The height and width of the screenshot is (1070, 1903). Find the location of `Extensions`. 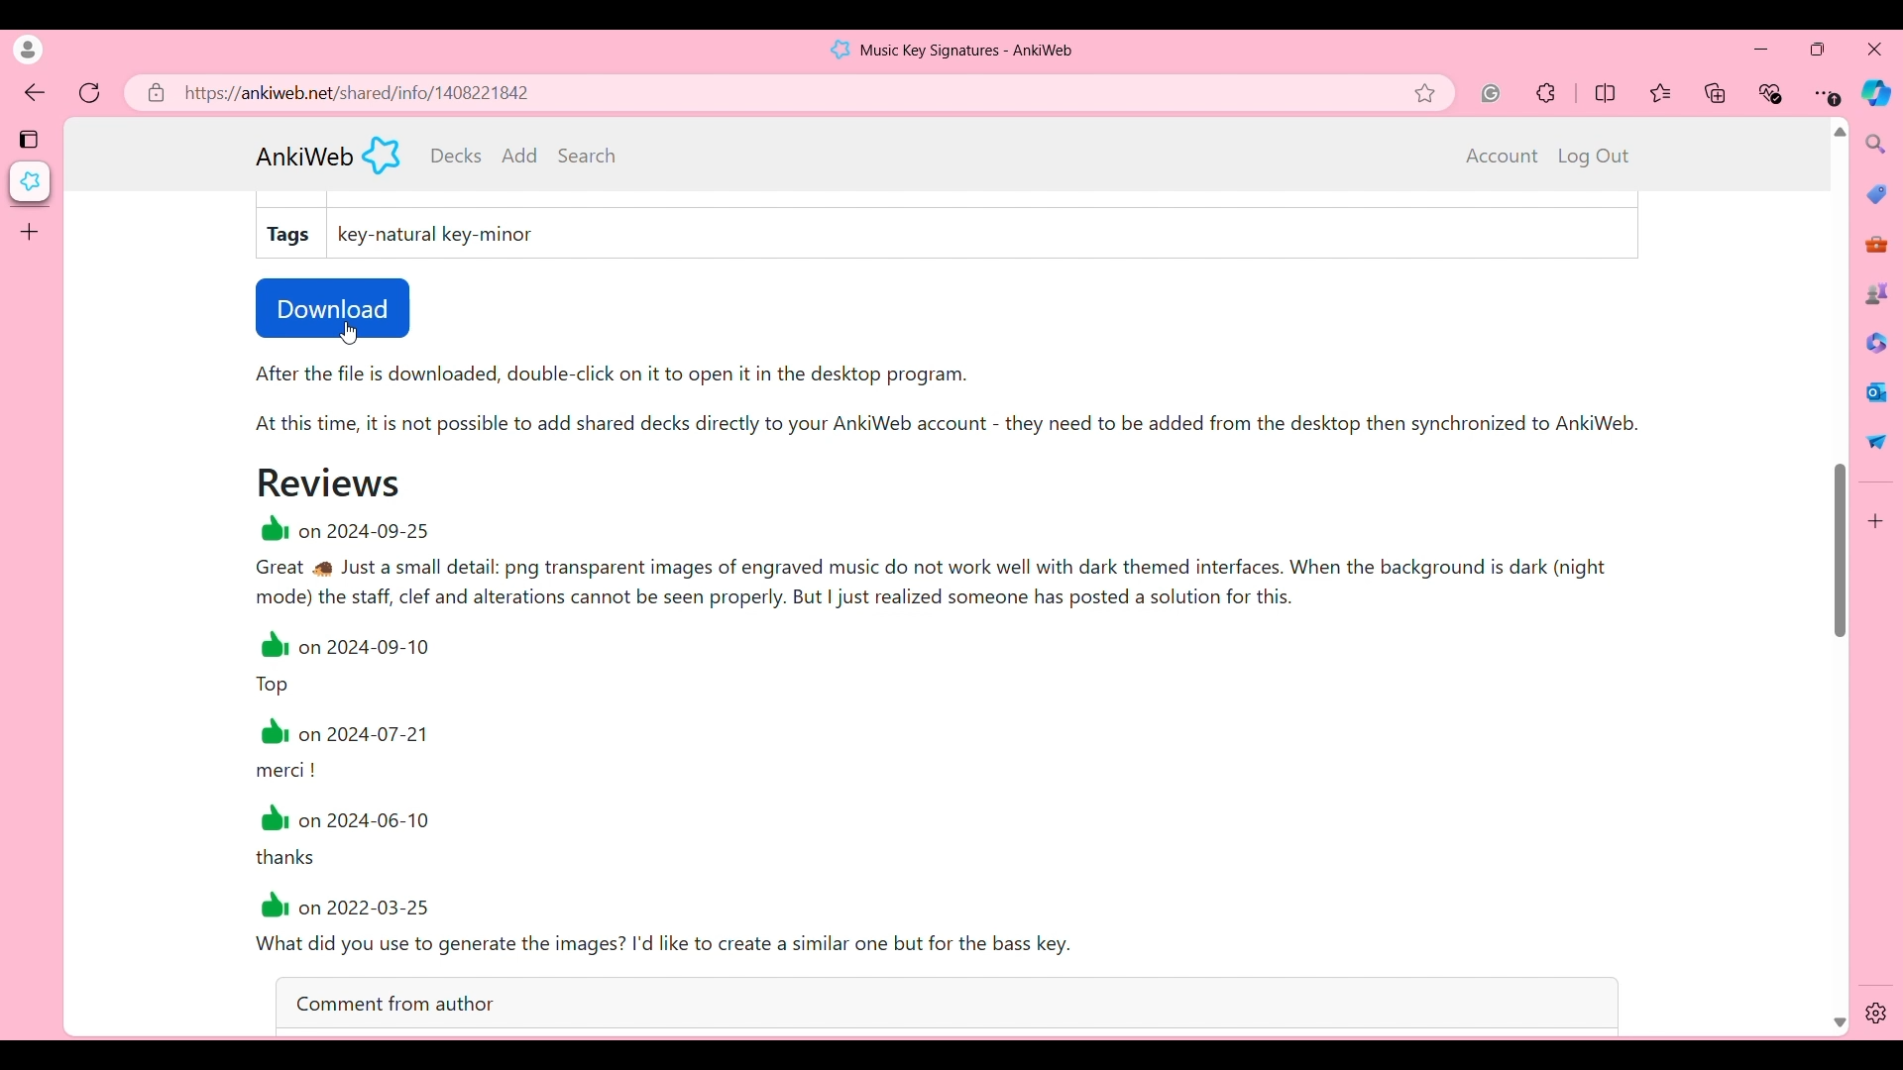

Extensions is located at coordinates (1546, 93).